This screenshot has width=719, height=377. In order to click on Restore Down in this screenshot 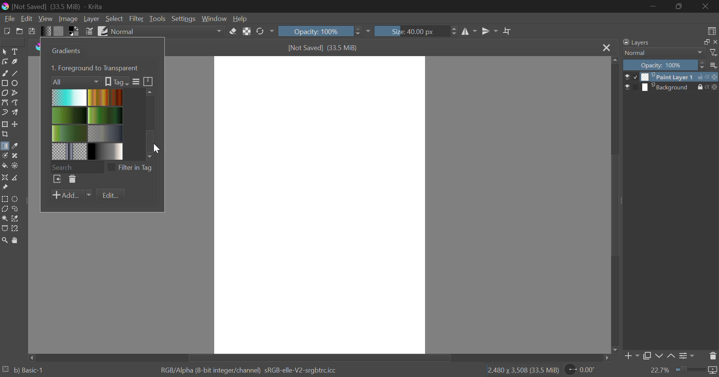, I will do `click(654, 6)`.